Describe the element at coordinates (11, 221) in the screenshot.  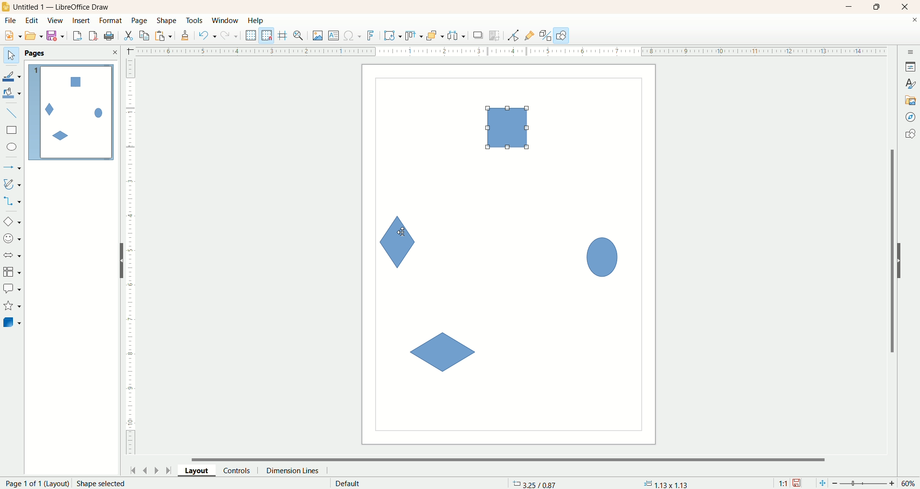
I see `basic shape` at that location.